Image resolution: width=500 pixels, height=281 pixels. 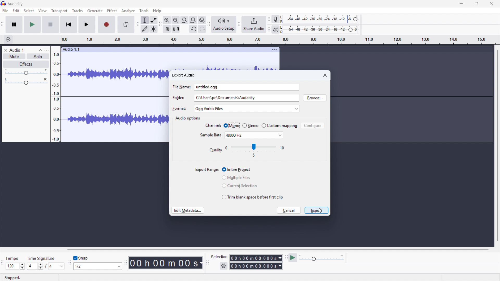 I want to click on Export format , so click(x=247, y=109).